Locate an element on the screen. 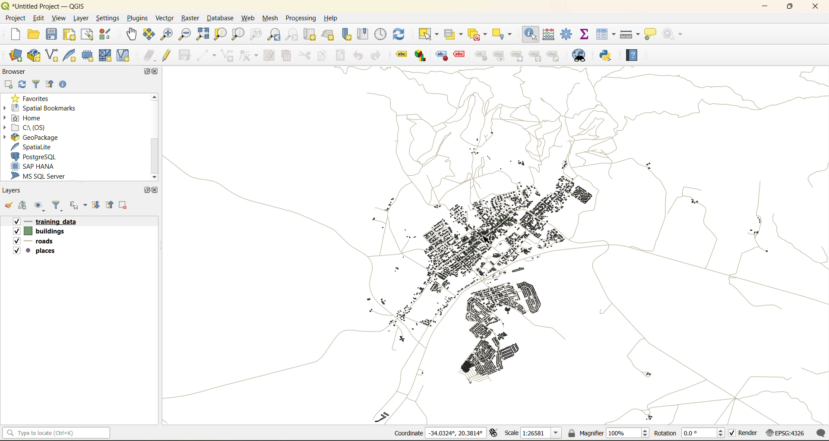  refresh is located at coordinates (23, 85).